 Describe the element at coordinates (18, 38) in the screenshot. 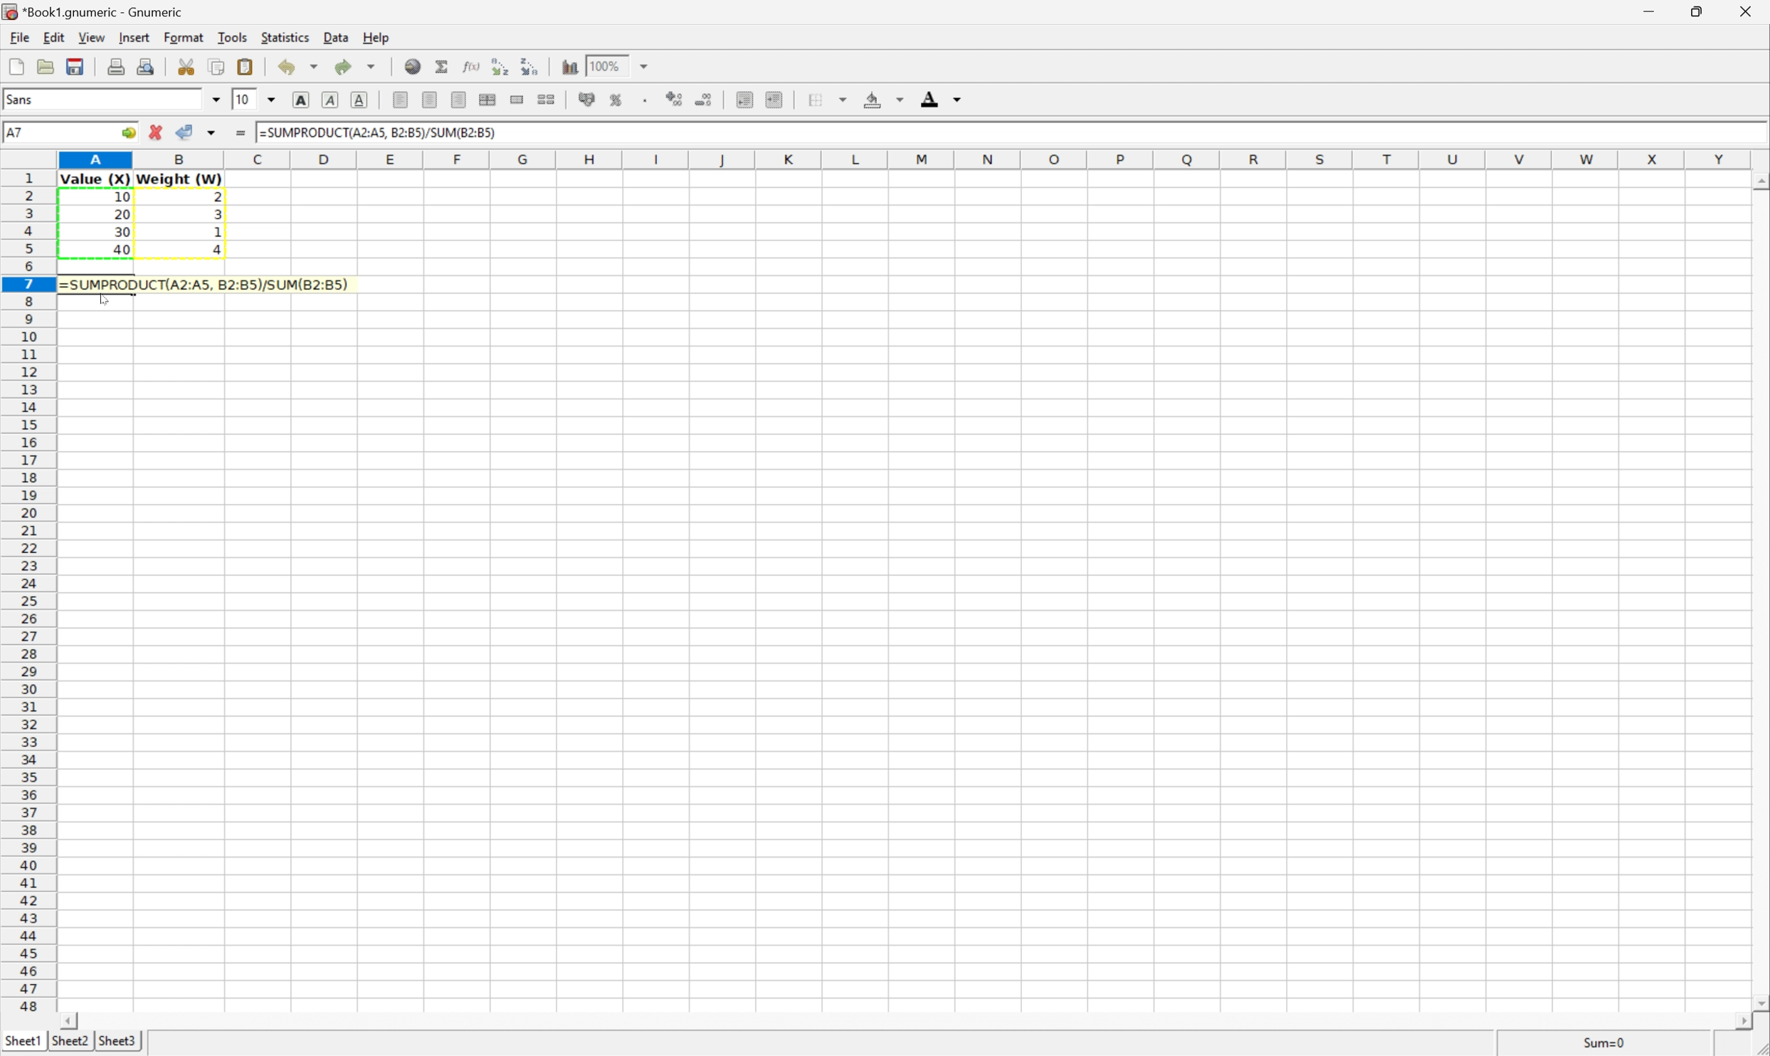

I see `File` at that location.